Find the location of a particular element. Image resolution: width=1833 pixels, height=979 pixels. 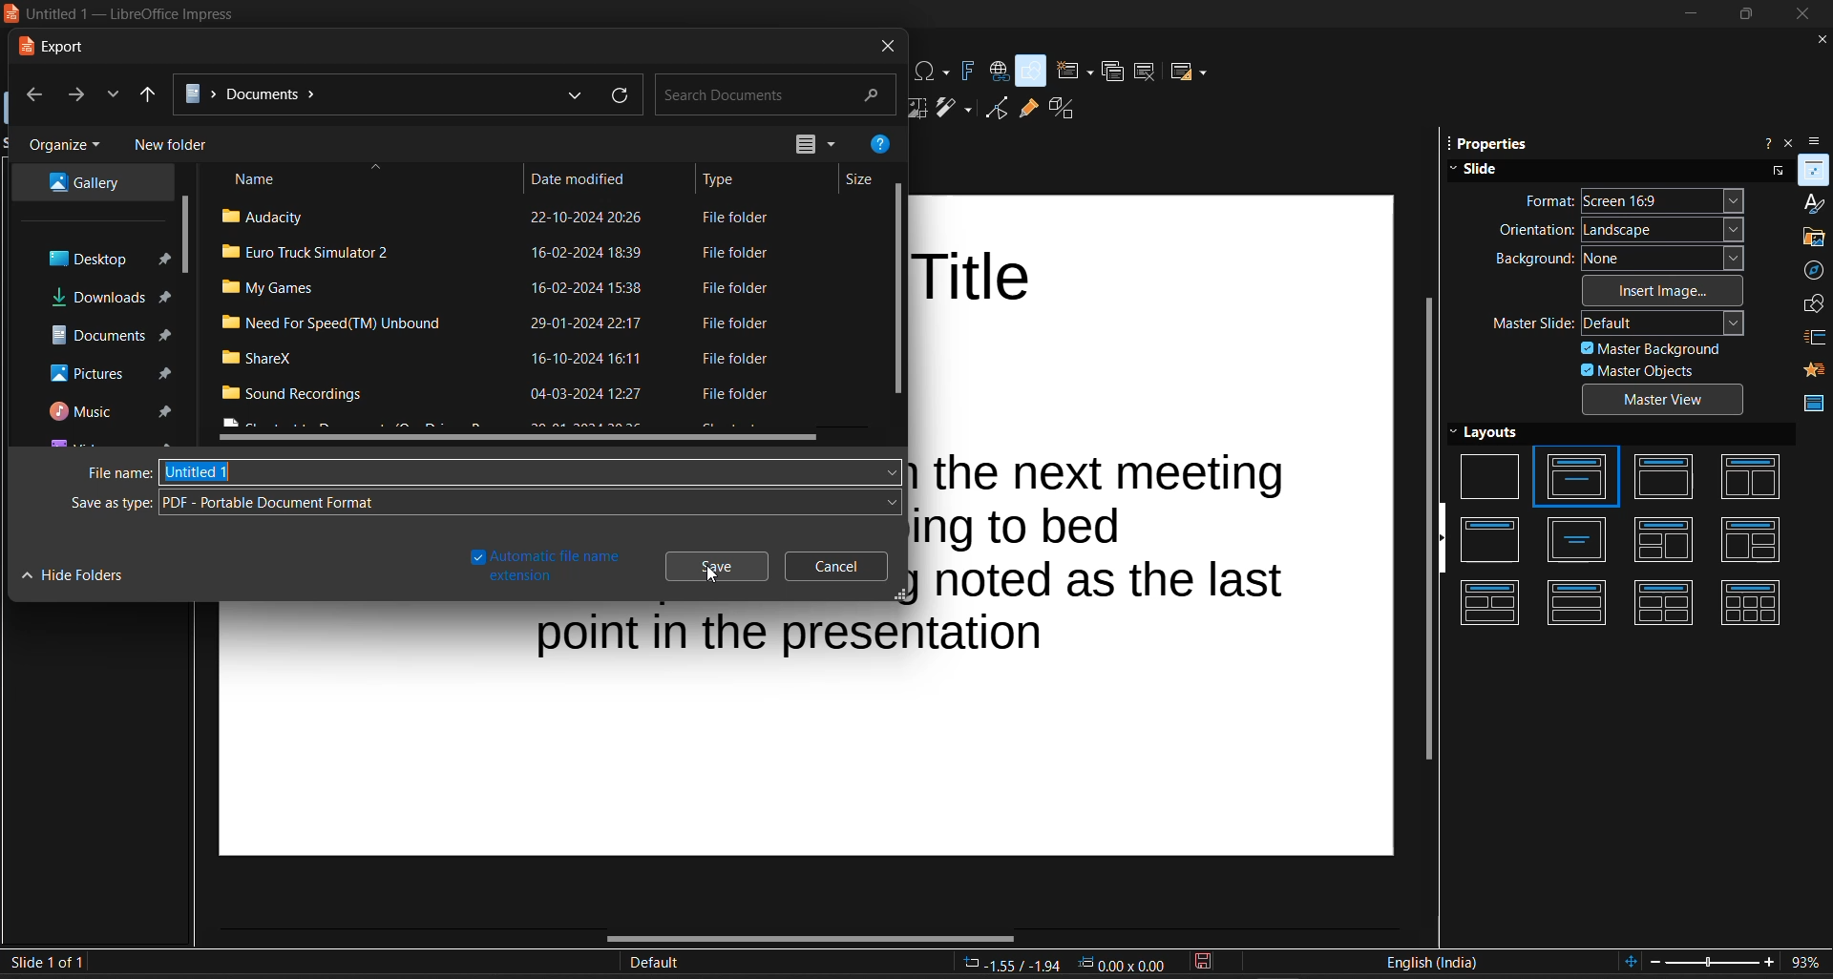

close tab is located at coordinates (887, 49).